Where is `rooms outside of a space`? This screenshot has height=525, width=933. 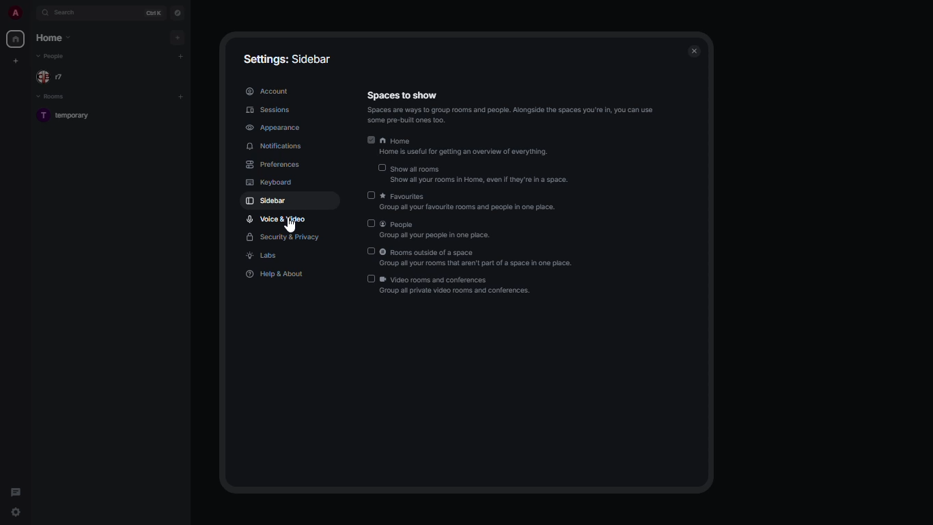
rooms outside of a space is located at coordinates (480, 258).